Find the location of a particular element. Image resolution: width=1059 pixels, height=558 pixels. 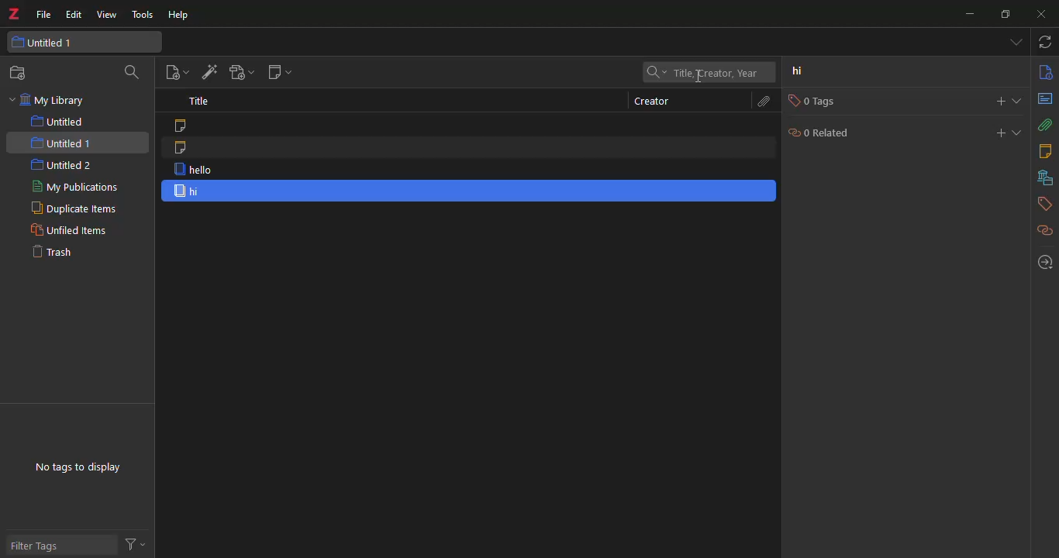

cursor is located at coordinates (700, 80).